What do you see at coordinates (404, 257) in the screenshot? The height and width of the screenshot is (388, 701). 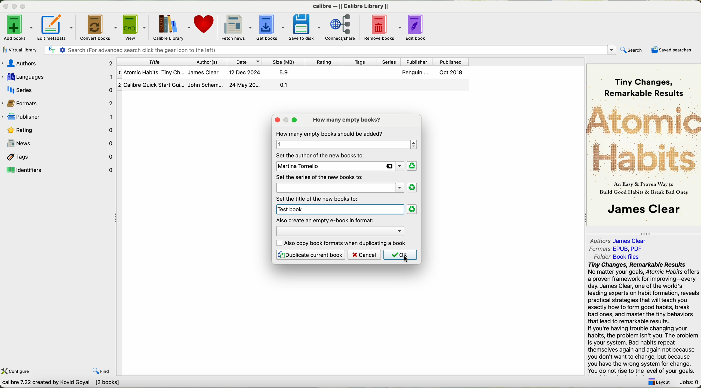 I see `cursor` at bounding box center [404, 257].